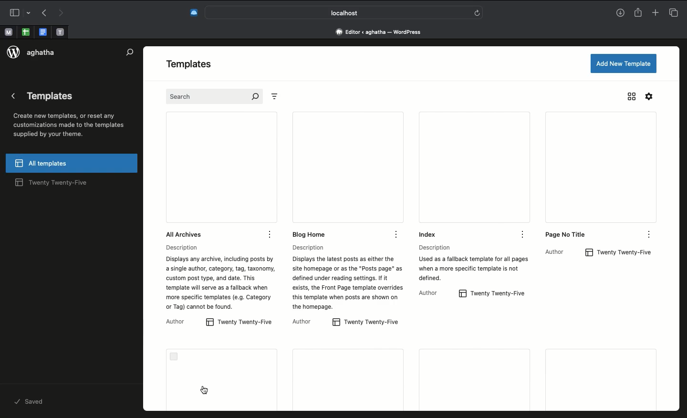  Describe the element at coordinates (205, 390) in the screenshot. I see `cursor` at that location.